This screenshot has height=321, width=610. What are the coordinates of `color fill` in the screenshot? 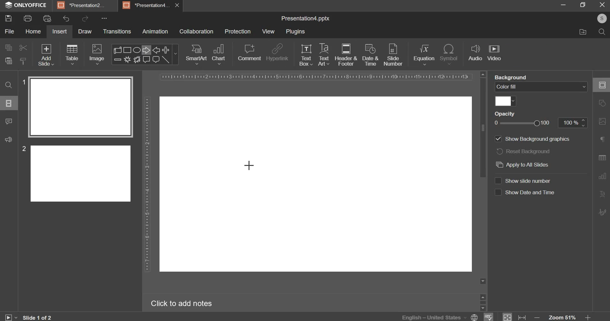 It's located at (504, 102).